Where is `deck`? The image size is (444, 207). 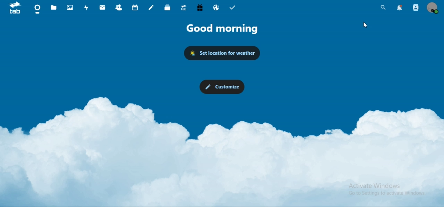 deck is located at coordinates (169, 8).